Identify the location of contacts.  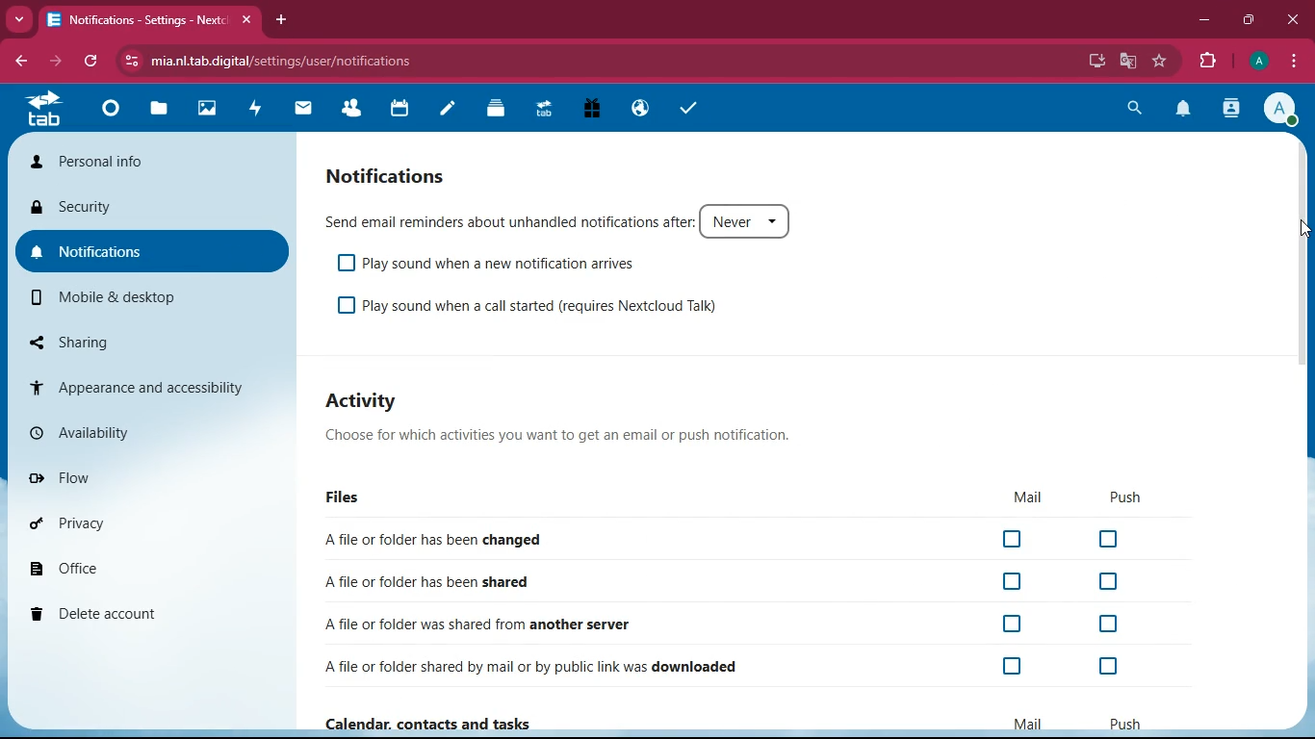
(1229, 111).